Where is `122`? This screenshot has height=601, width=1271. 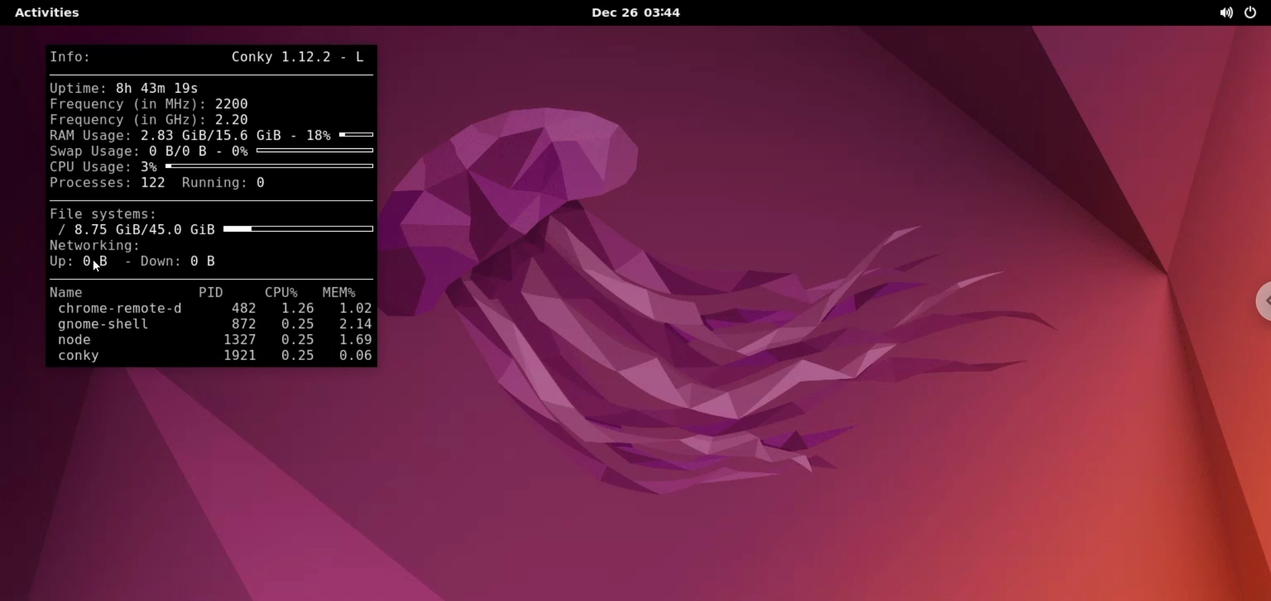
122 is located at coordinates (155, 183).